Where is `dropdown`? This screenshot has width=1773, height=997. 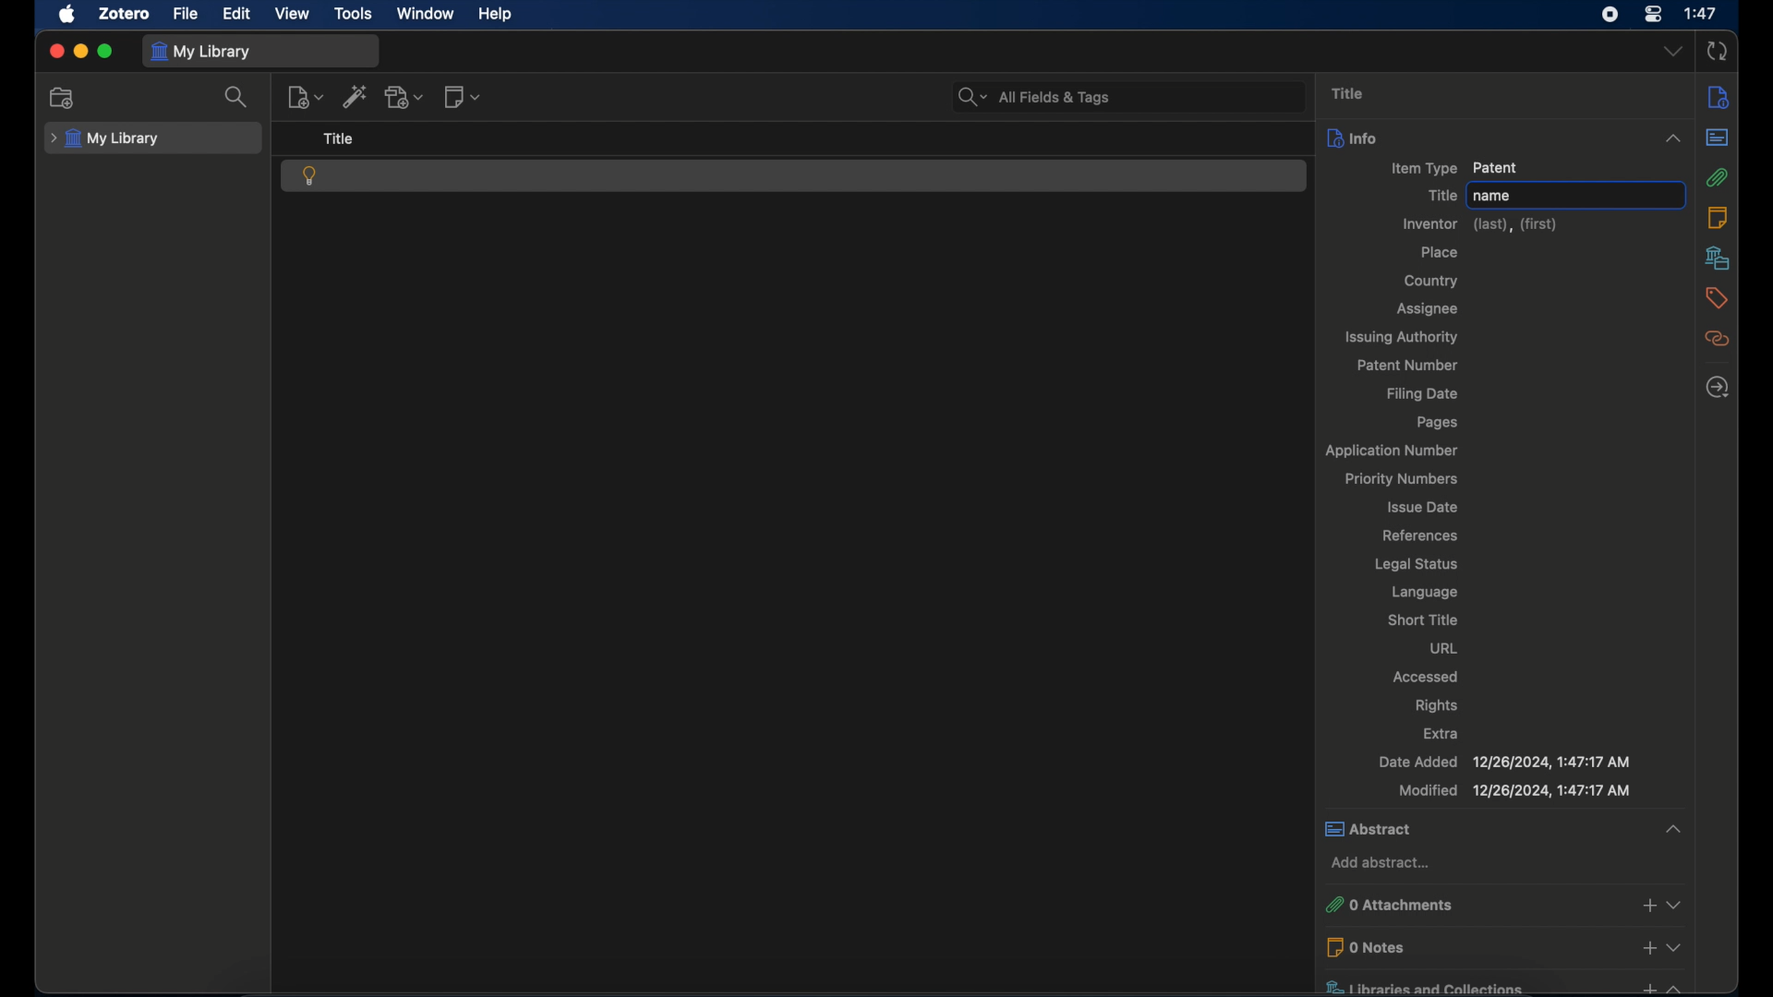 dropdown is located at coordinates (1673, 52).